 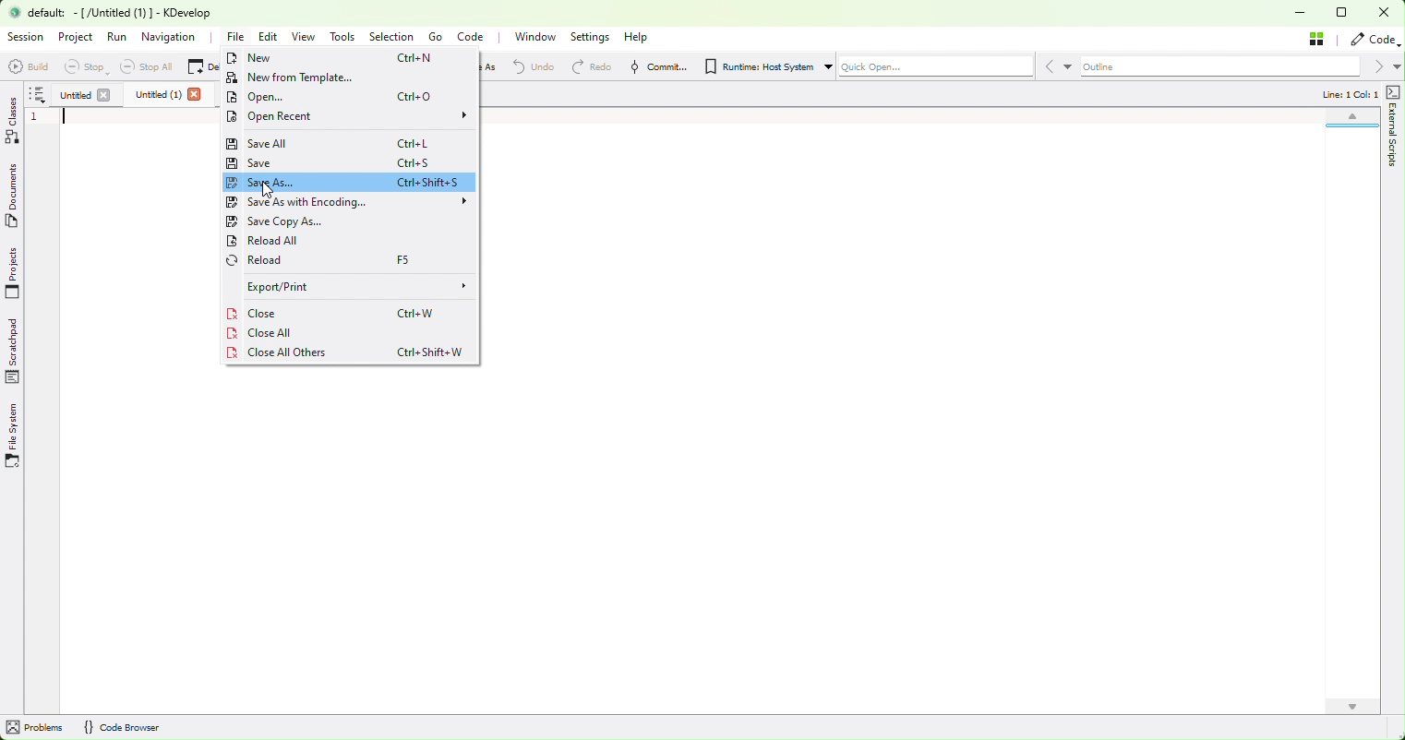 What do you see at coordinates (299, 221) in the screenshot?
I see `Save copy as` at bounding box center [299, 221].